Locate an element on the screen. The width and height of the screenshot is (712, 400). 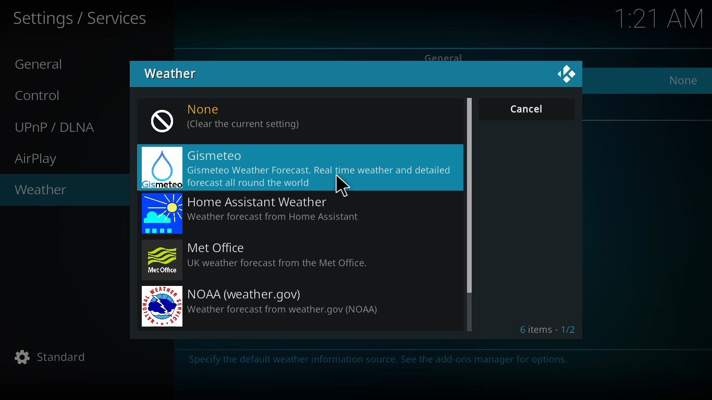
general is located at coordinates (43, 65).